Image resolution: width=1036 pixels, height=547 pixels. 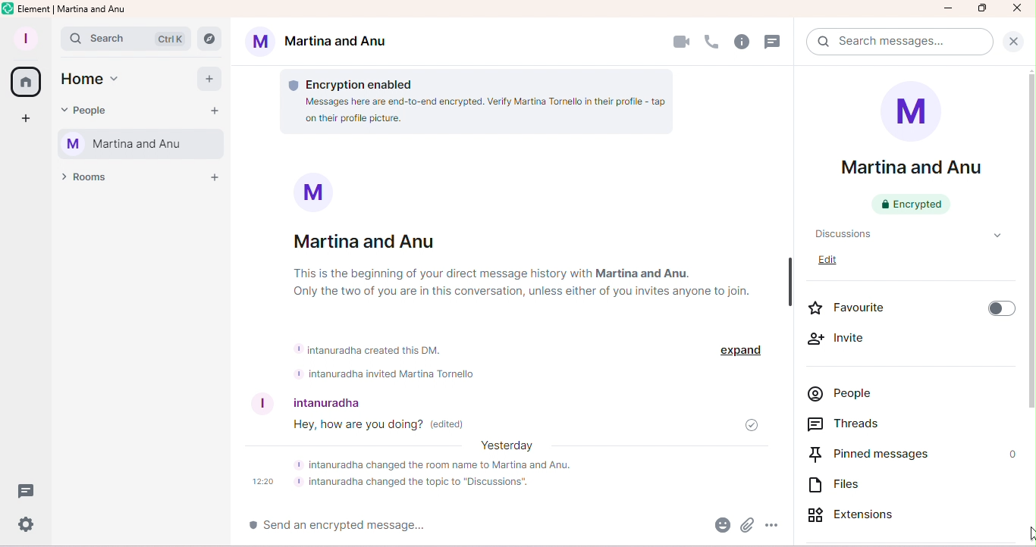 I want to click on Pinned messages, so click(x=875, y=455).